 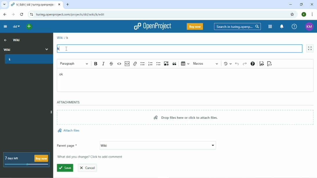 What do you see at coordinates (27, 160) in the screenshot?
I see `7 days left` at bounding box center [27, 160].